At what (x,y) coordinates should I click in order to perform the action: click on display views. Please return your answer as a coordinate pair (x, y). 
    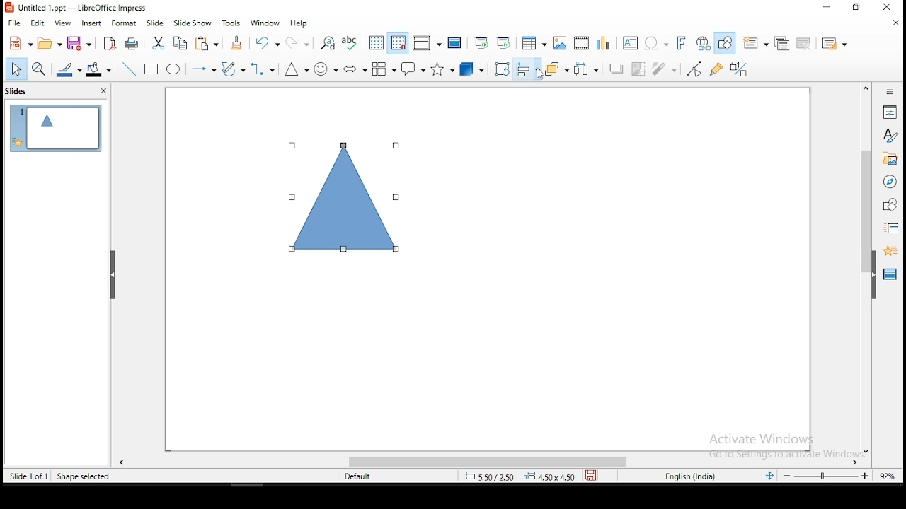
    Looking at the image, I should click on (425, 44).